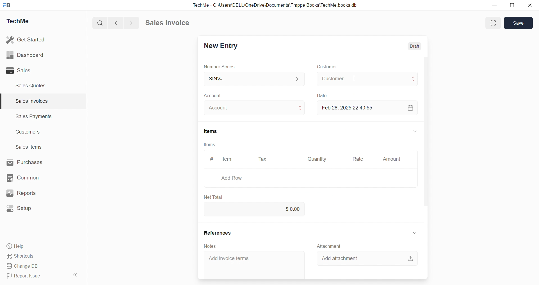  Describe the element at coordinates (215, 95) in the screenshot. I see `Account` at that location.